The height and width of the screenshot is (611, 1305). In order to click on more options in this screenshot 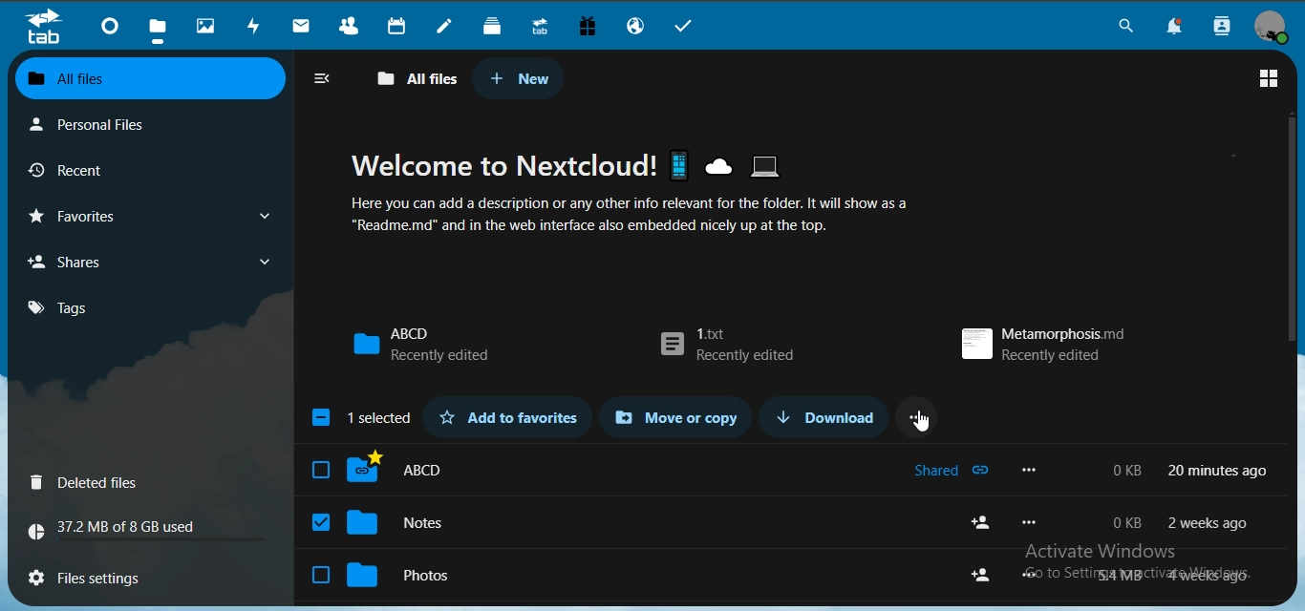, I will do `click(1027, 469)`.